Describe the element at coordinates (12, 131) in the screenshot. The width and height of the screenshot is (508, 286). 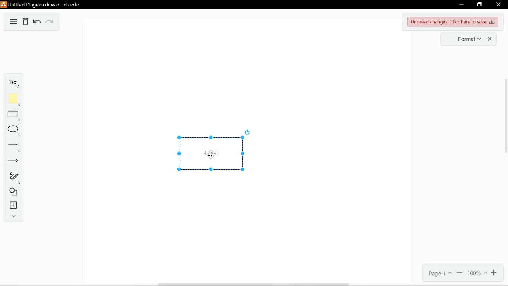
I see `ellipse` at that location.